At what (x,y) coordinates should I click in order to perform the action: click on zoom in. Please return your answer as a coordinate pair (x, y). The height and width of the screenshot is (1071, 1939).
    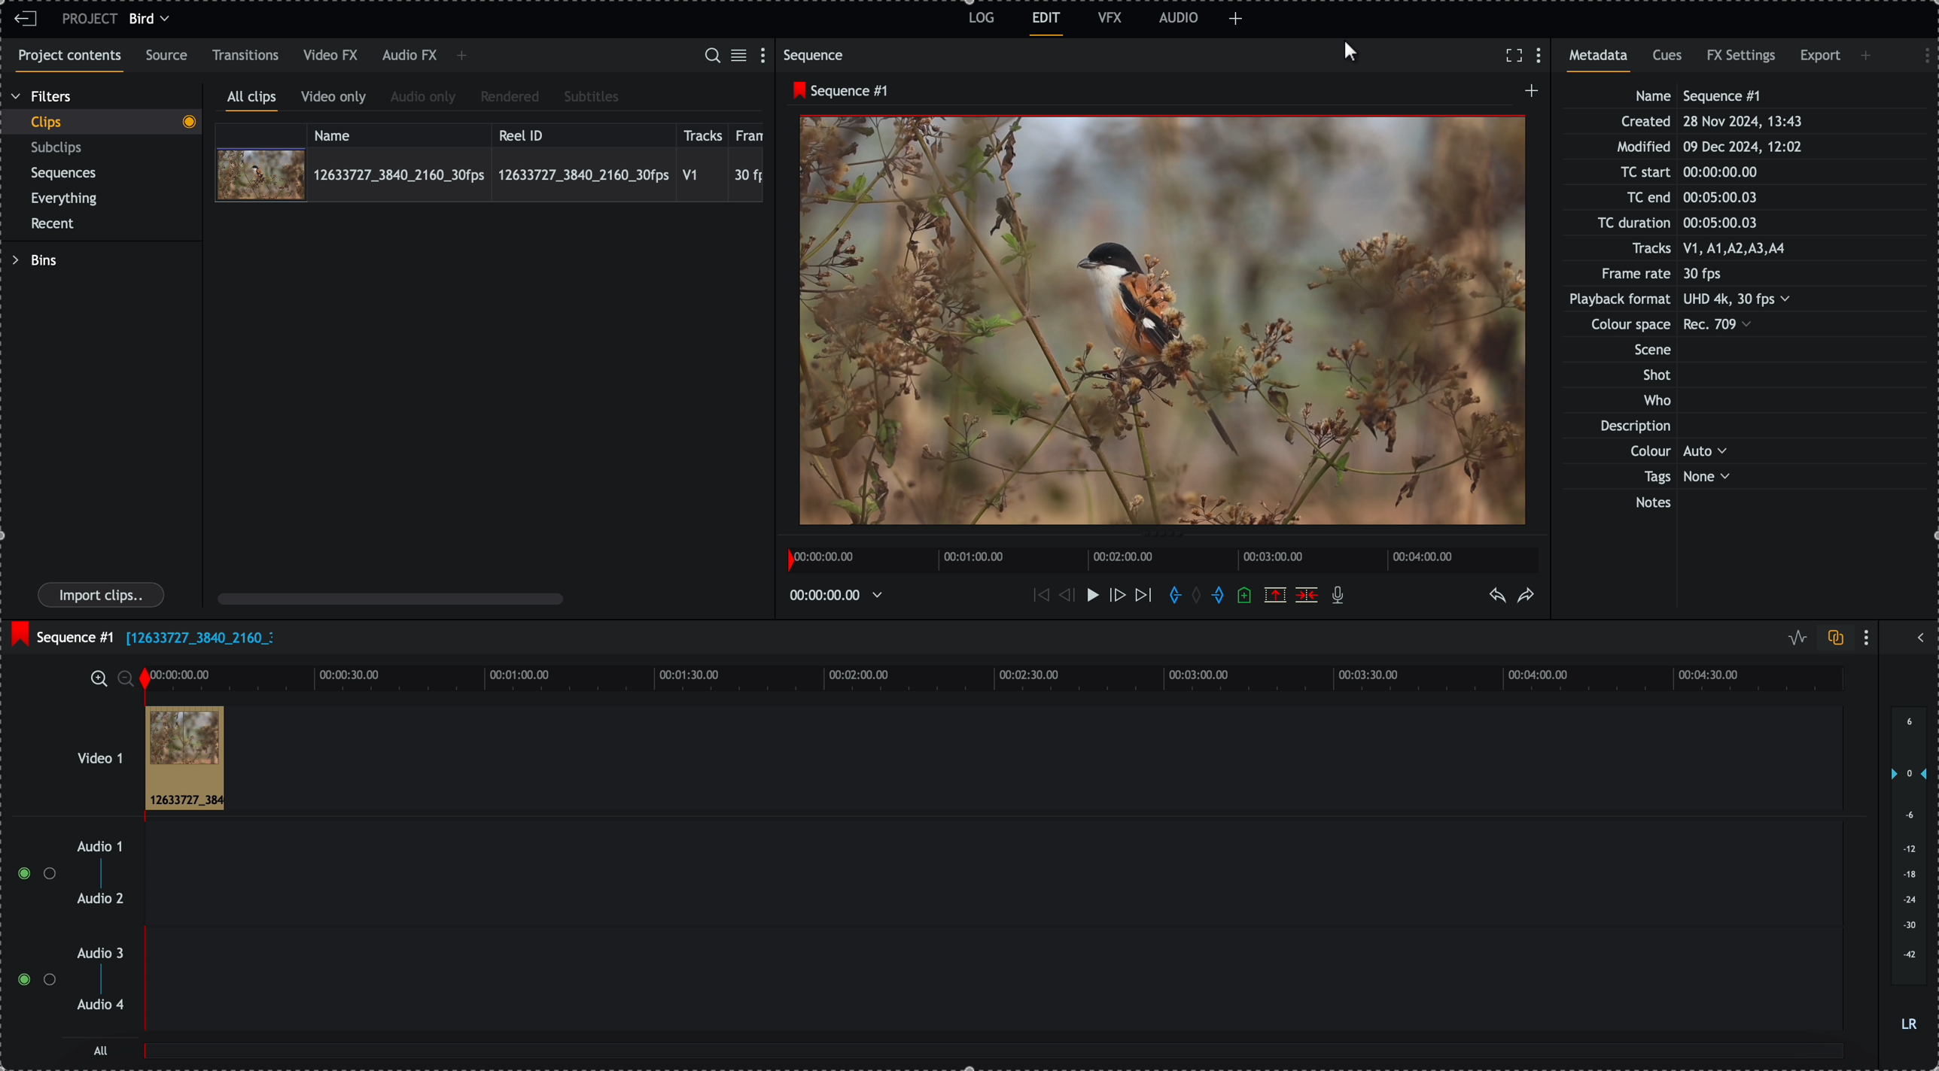
    Looking at the image, I should click on (97, 678).